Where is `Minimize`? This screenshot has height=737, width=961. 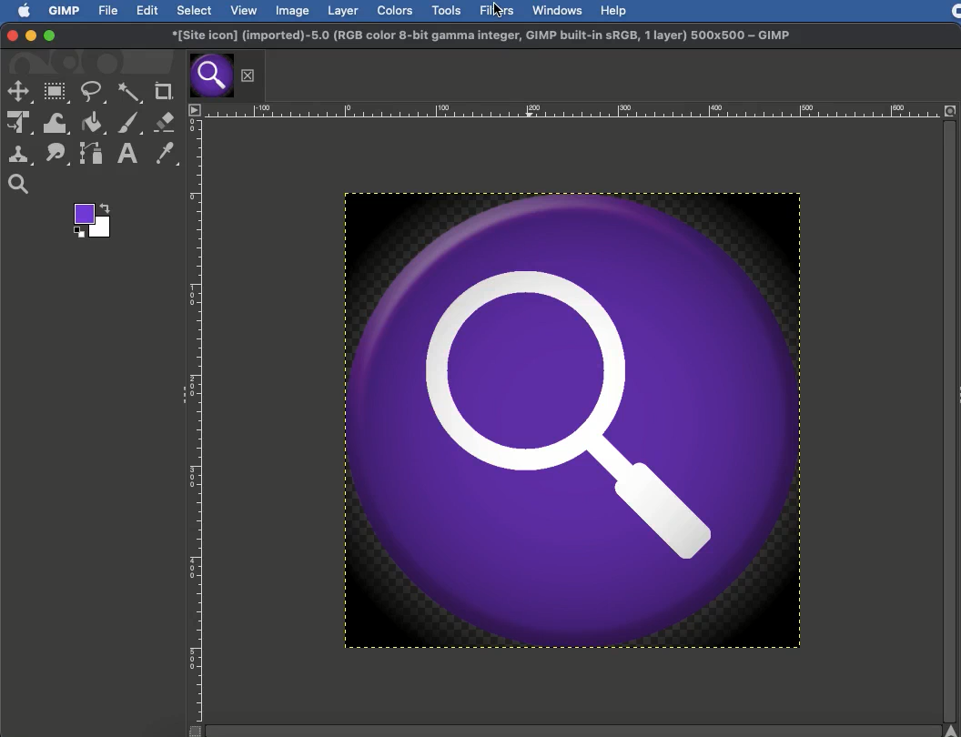
Minimize is located at coordinates (30, 35).